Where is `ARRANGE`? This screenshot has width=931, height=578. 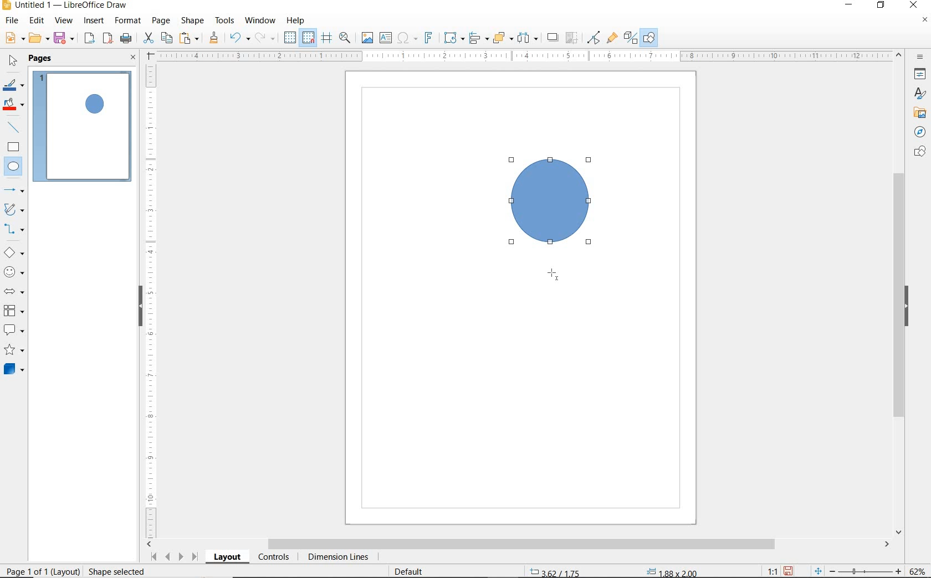
ARRANGE is located at coordinates (503, 38).